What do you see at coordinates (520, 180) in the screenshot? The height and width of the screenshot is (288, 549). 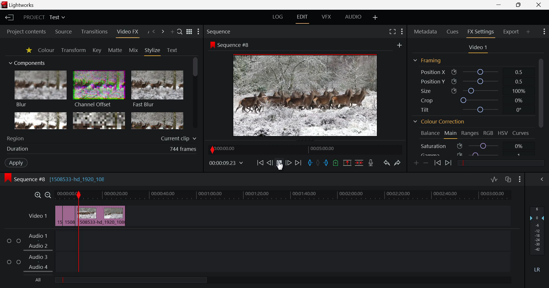 I see `Show Settings` at bounding box center [520, 180].